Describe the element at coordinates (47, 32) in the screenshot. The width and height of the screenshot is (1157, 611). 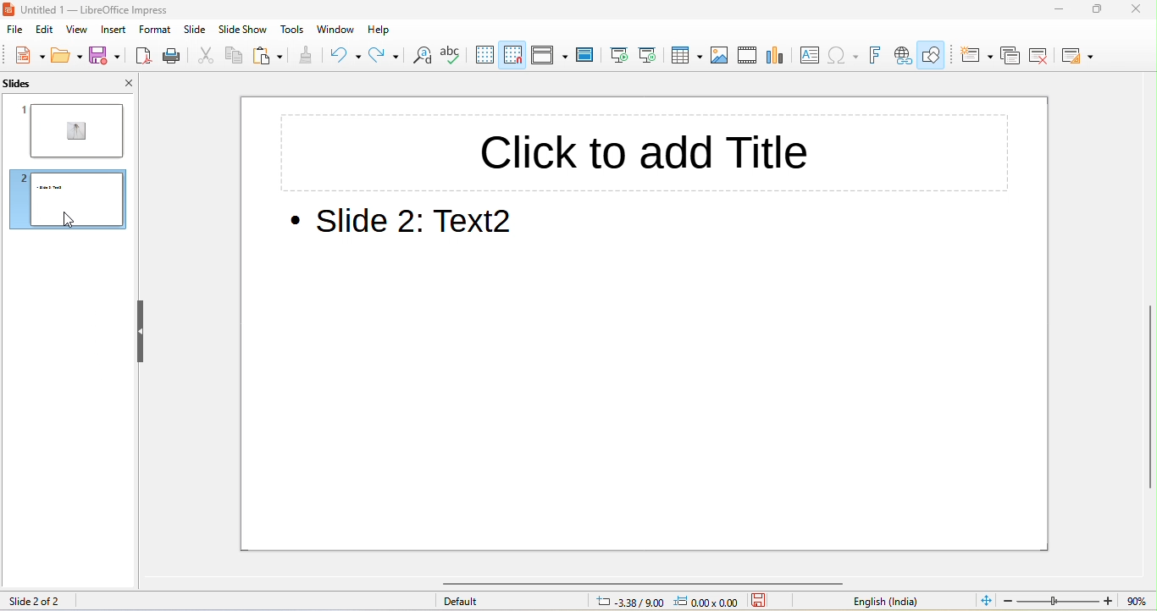
I see `edit` at that location.